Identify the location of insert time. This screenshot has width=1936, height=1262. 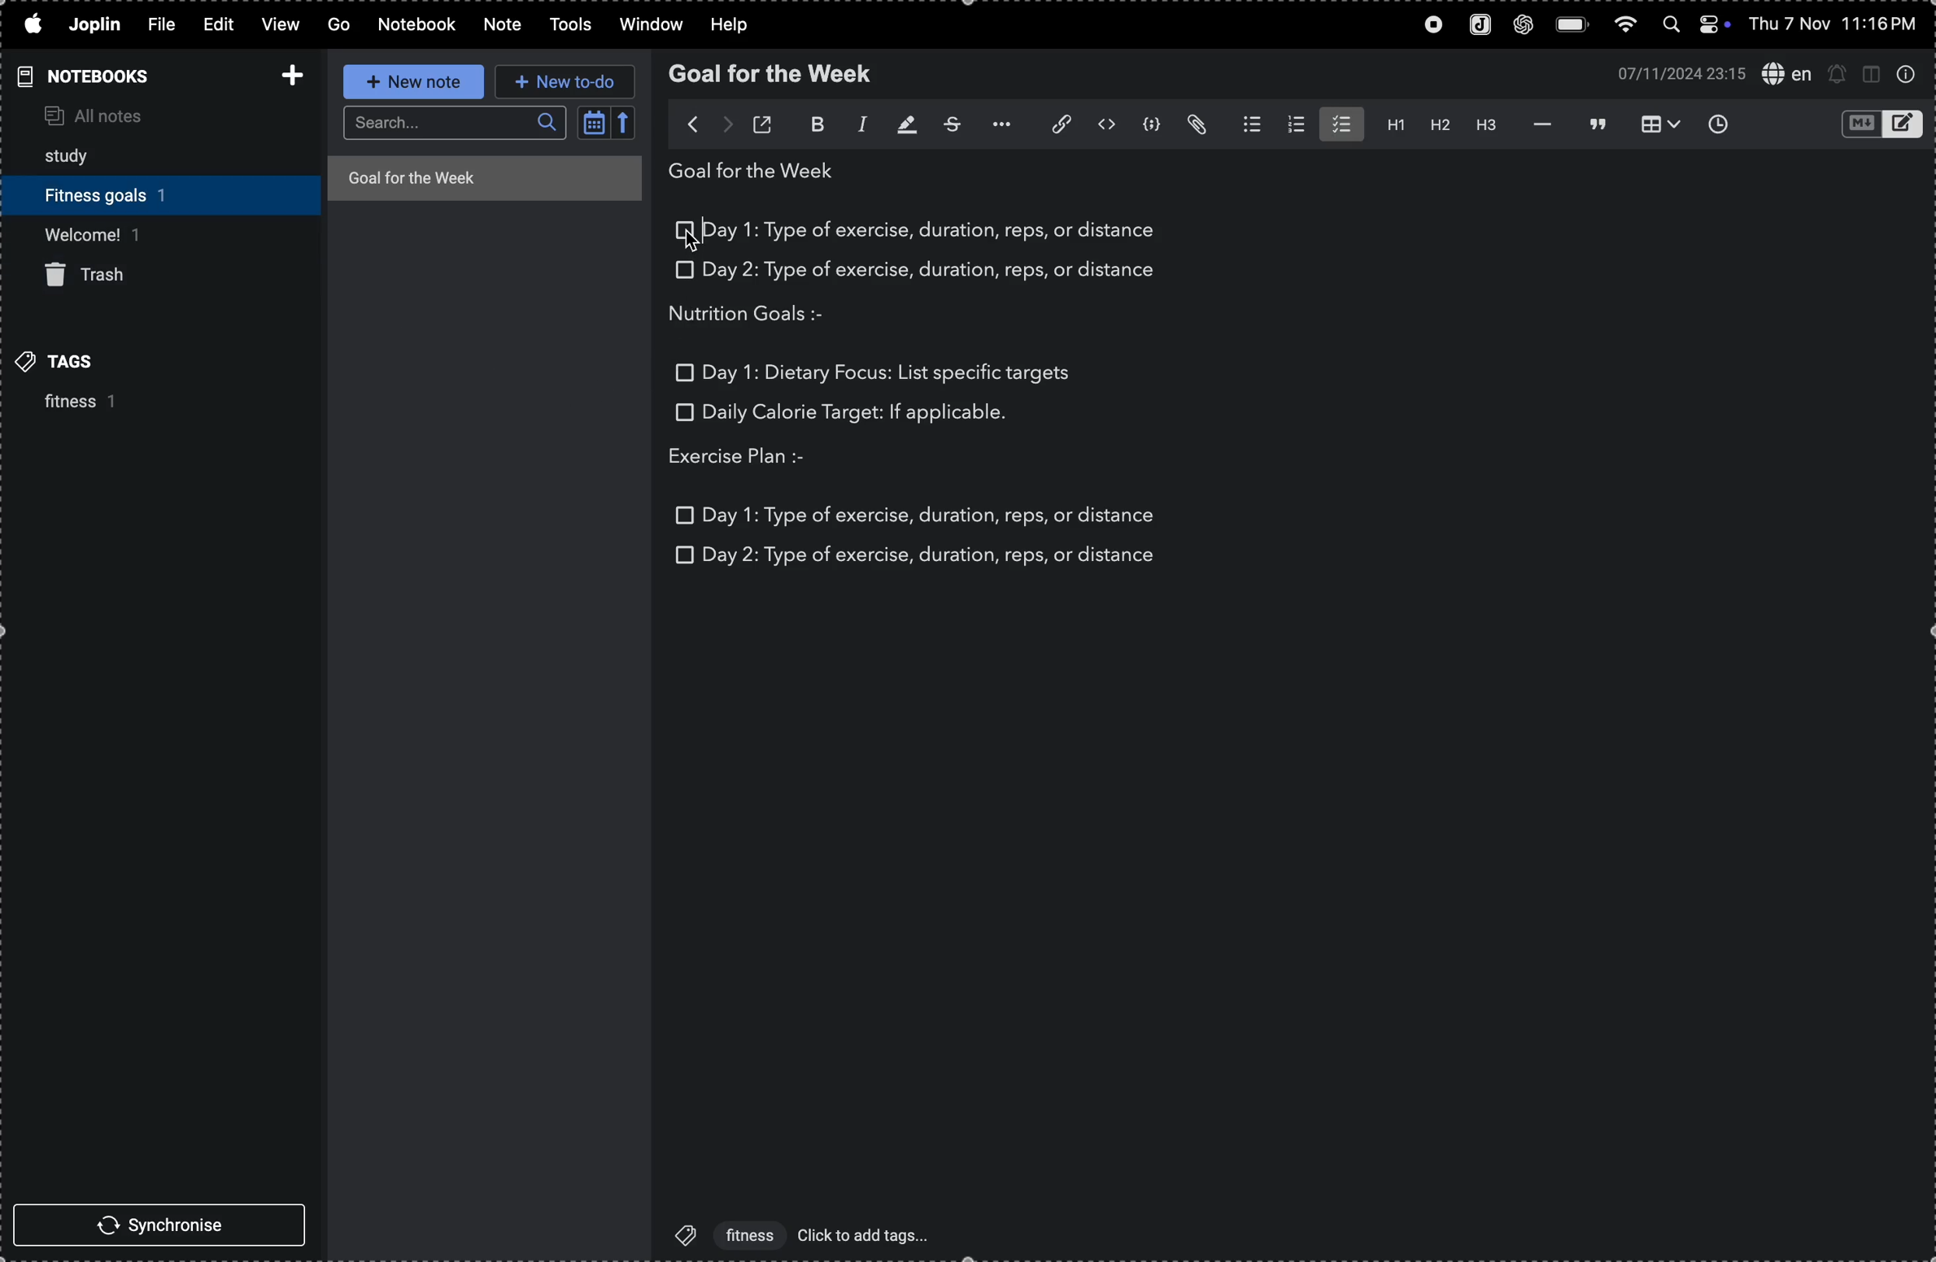
(1725, 124).